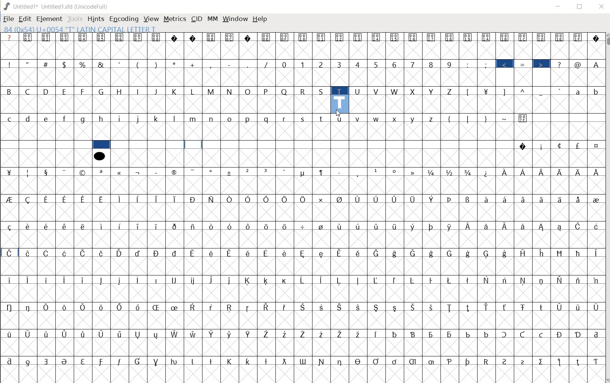  What do you see at coordinates (524, 173) in the screenshot?
I see `Symbol` at bounding box center [524, 173].